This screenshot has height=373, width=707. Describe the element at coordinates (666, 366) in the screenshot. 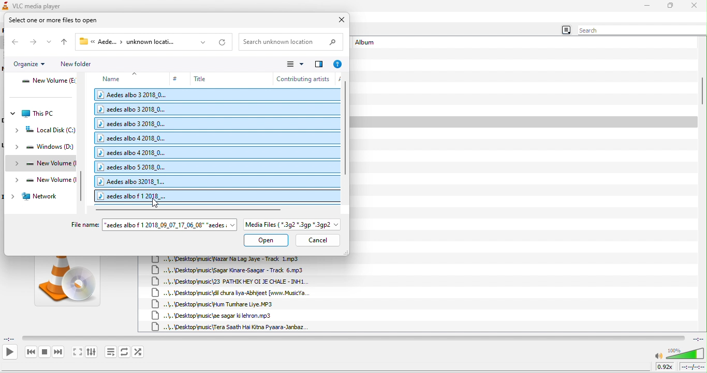

I see `0.92x` at that location.